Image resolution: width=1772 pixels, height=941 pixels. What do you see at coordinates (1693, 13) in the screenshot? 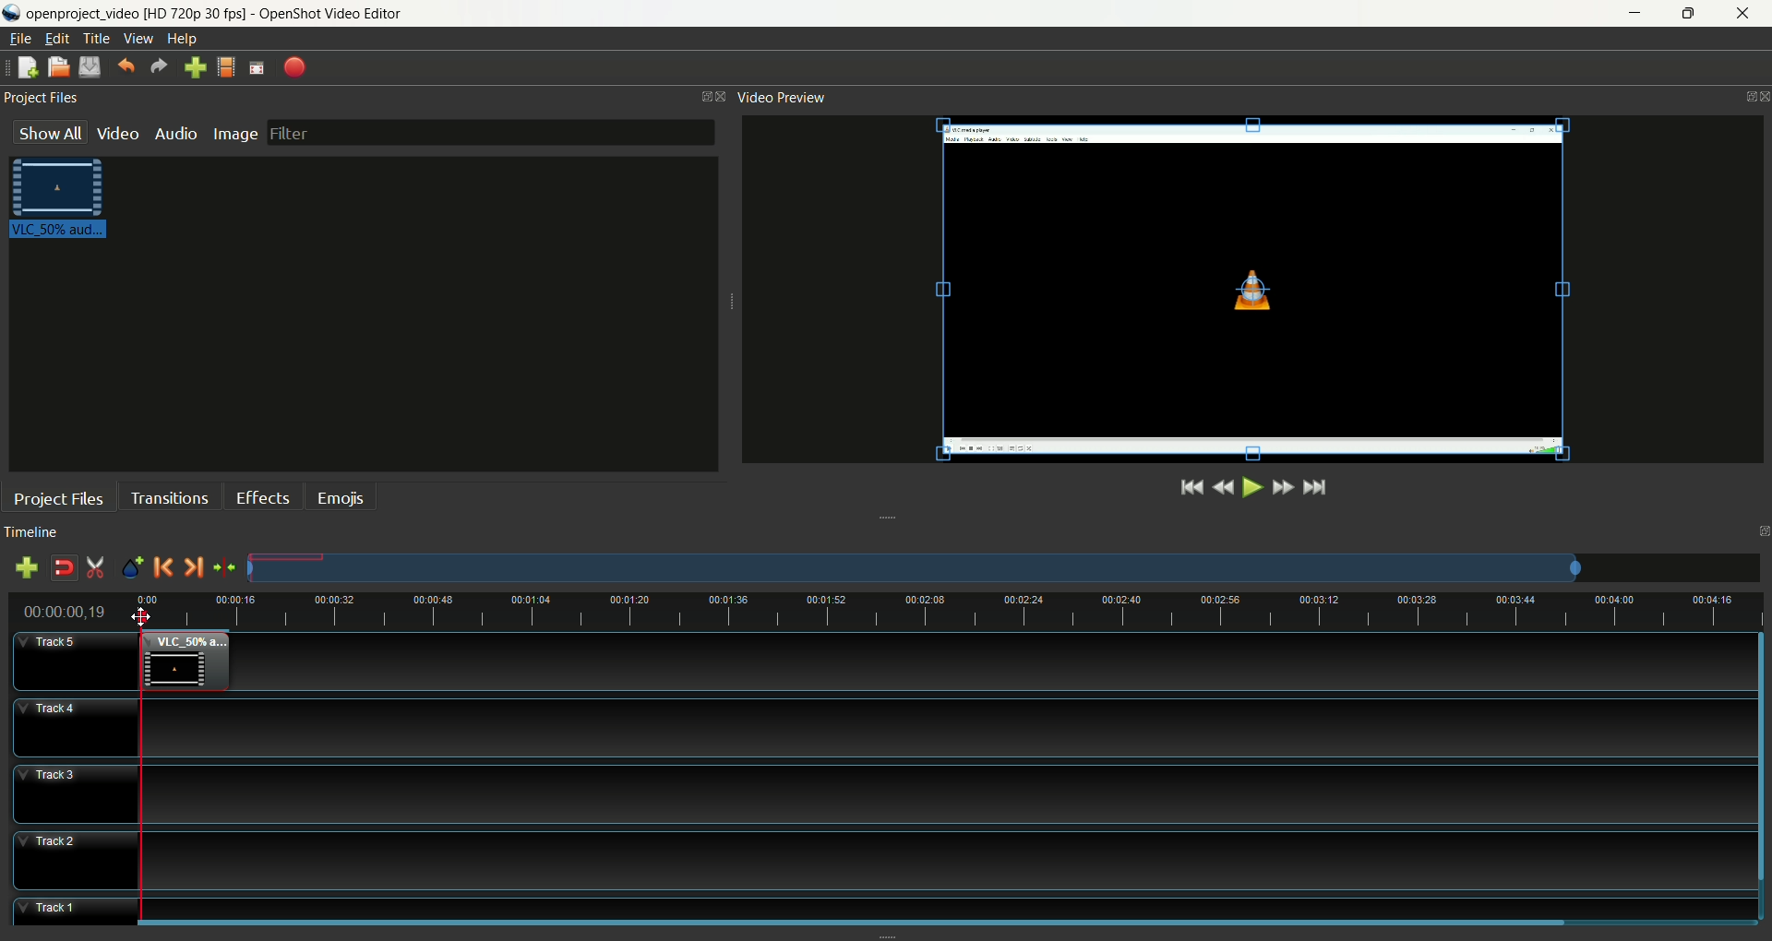
I see `maximize` at bounding box center [1693, 13].